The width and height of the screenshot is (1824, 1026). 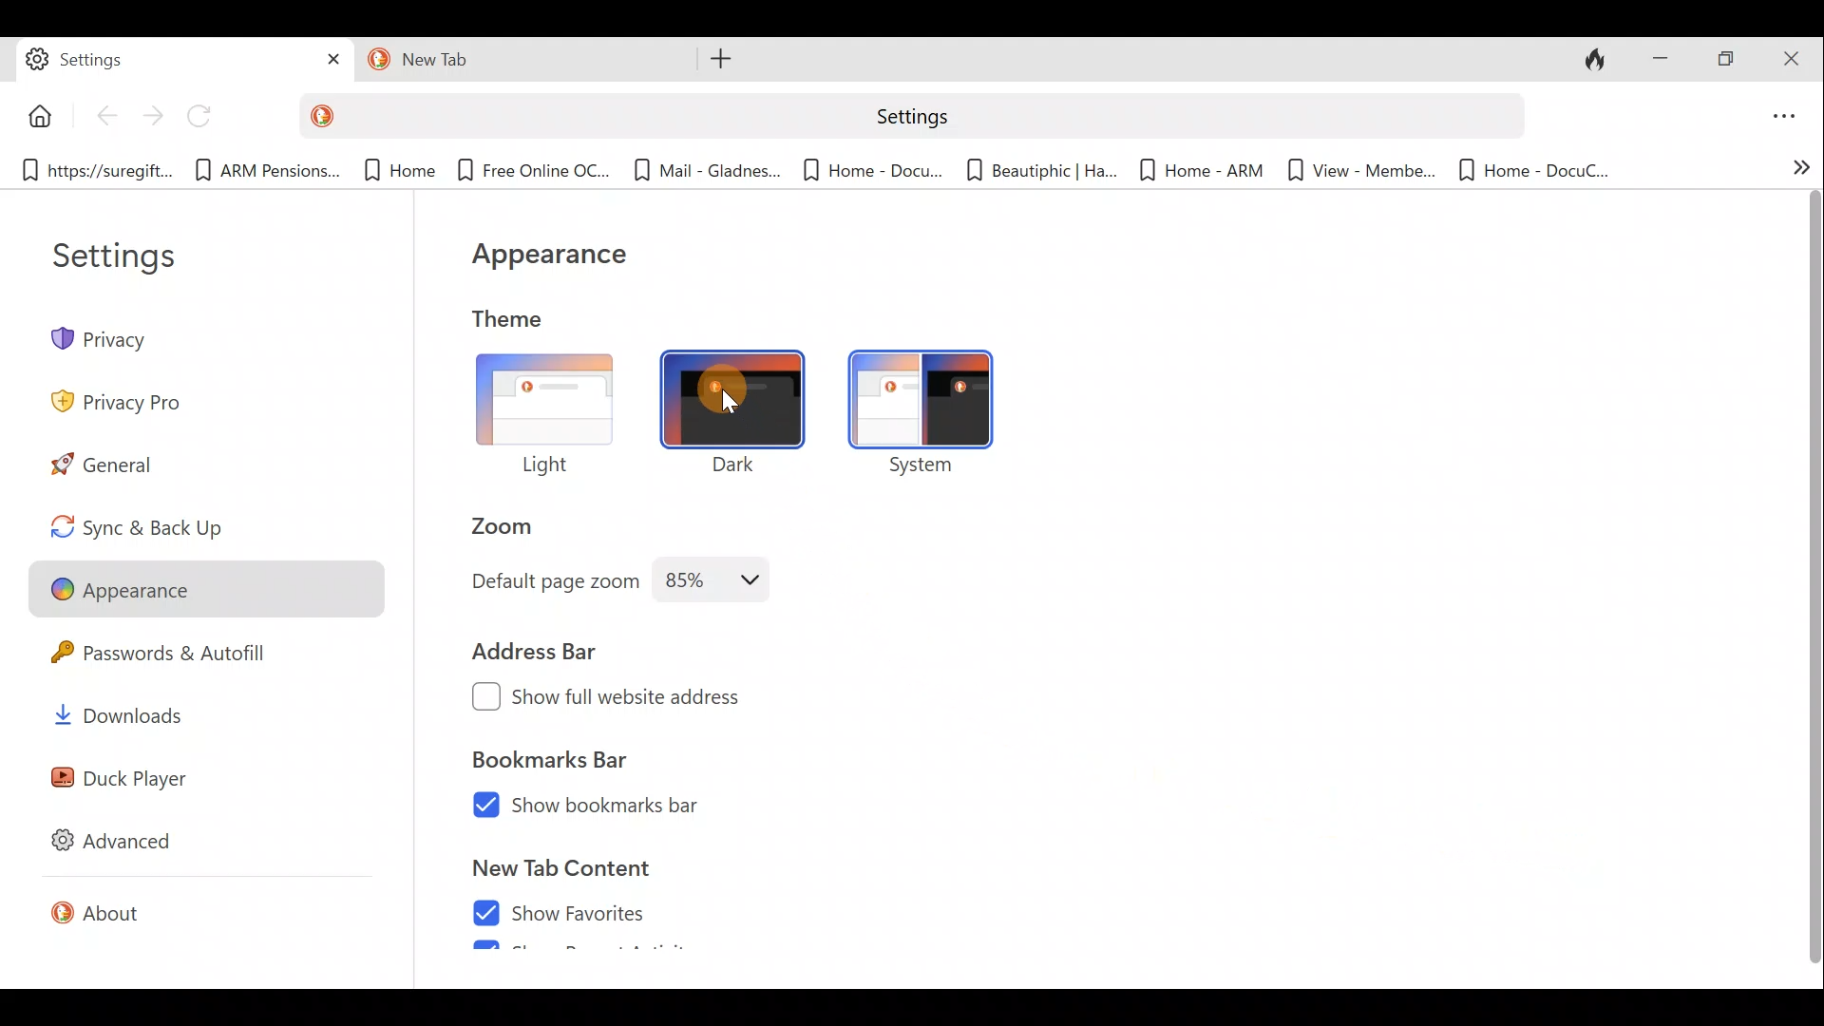 What do you see at coordinates (378, 61) in the screenshot?
I see `duckduck go logo` at bounding box center [378, 61].